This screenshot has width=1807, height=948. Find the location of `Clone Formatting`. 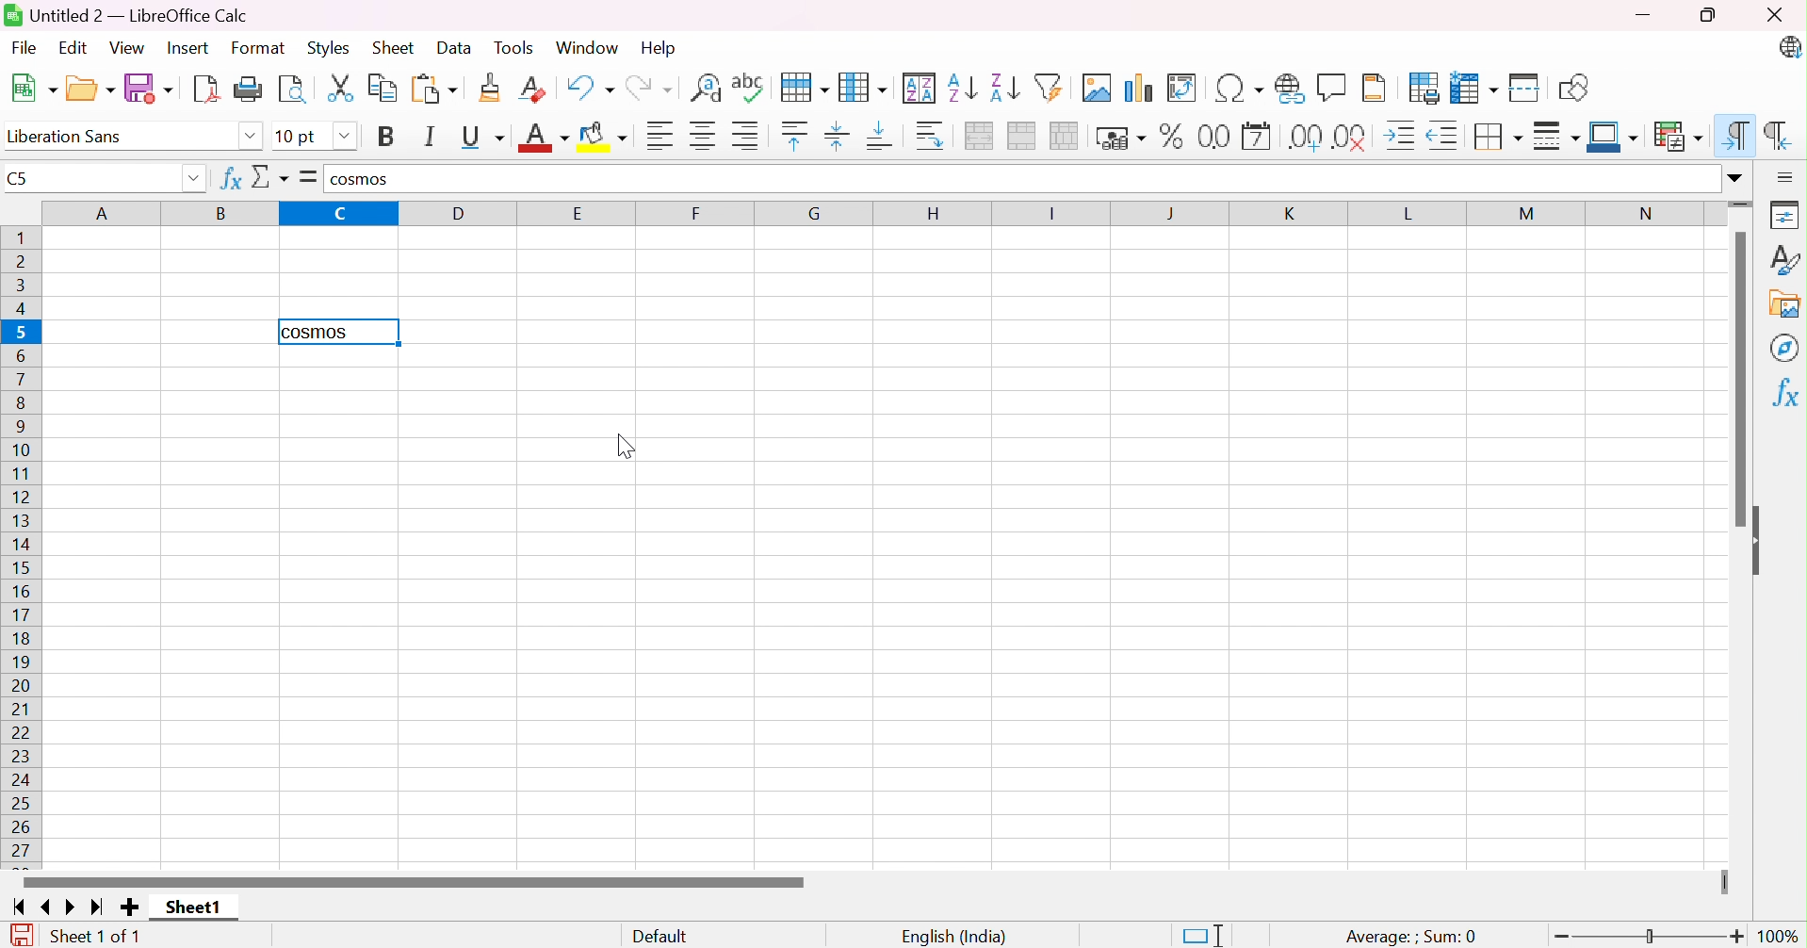

Clone Formatting is located at coordinates (492, 90).